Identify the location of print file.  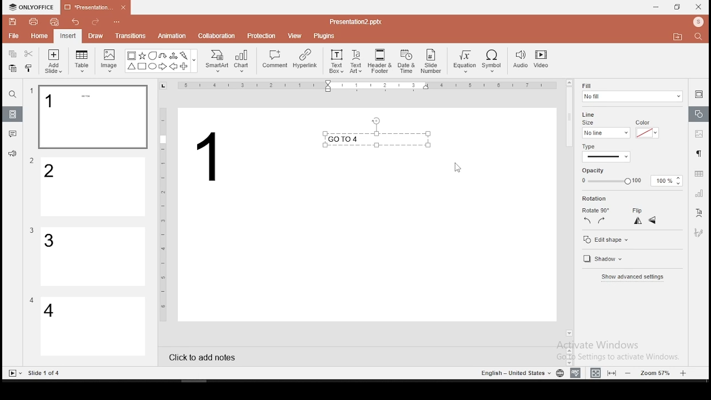
(33, 21).